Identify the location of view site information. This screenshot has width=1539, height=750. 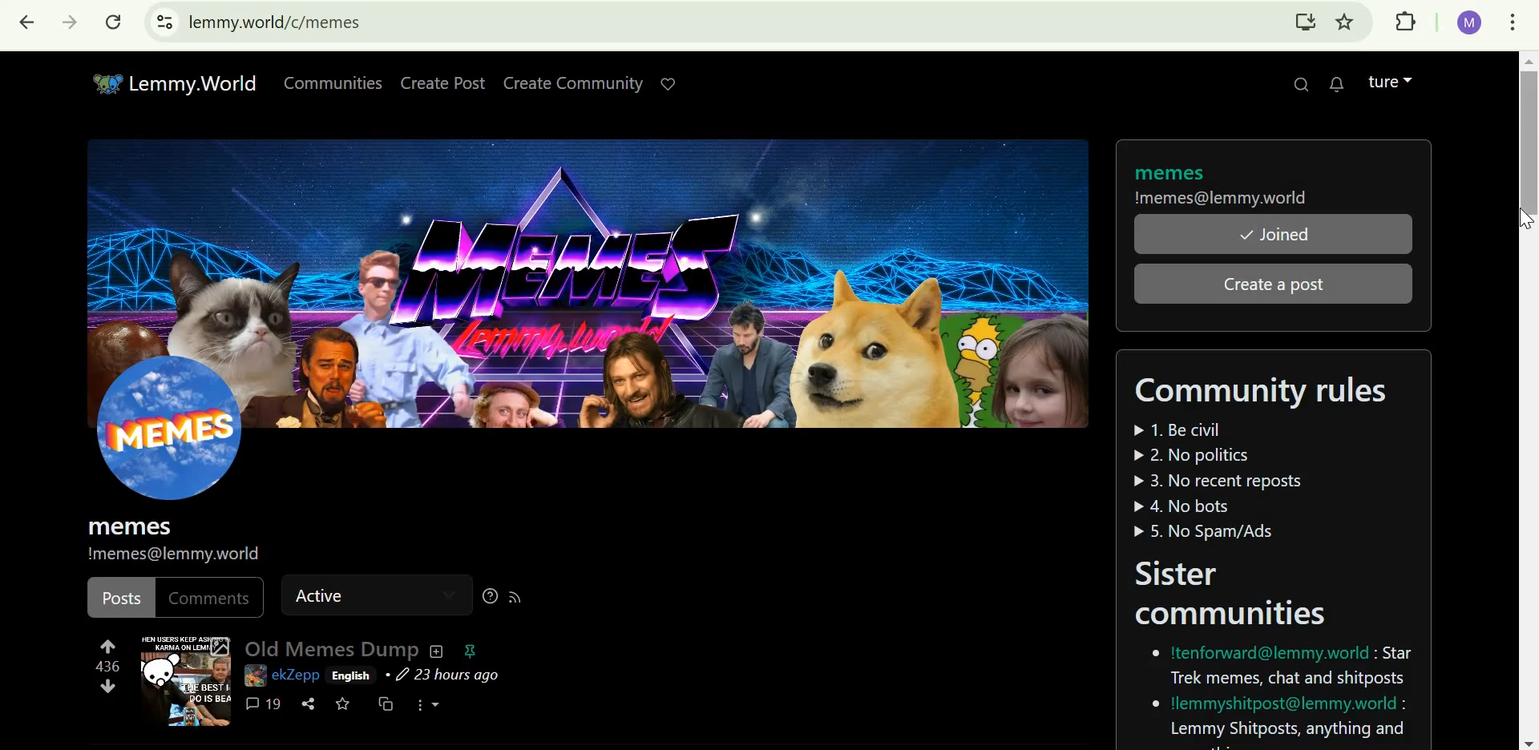
(163, 24).